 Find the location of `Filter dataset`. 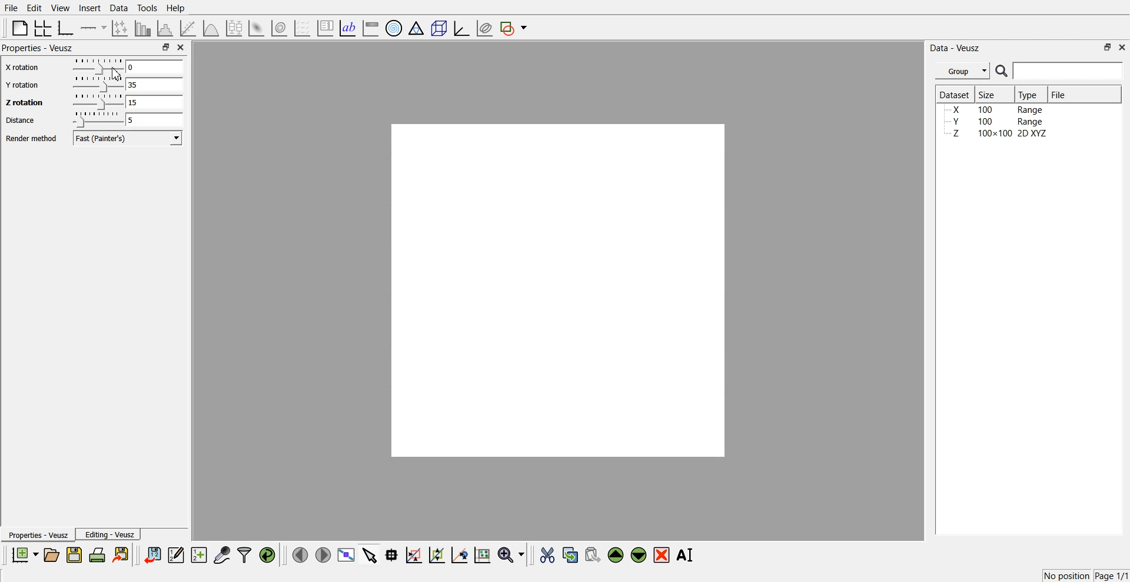

Filter dataset is located at coordinates (244, 554).